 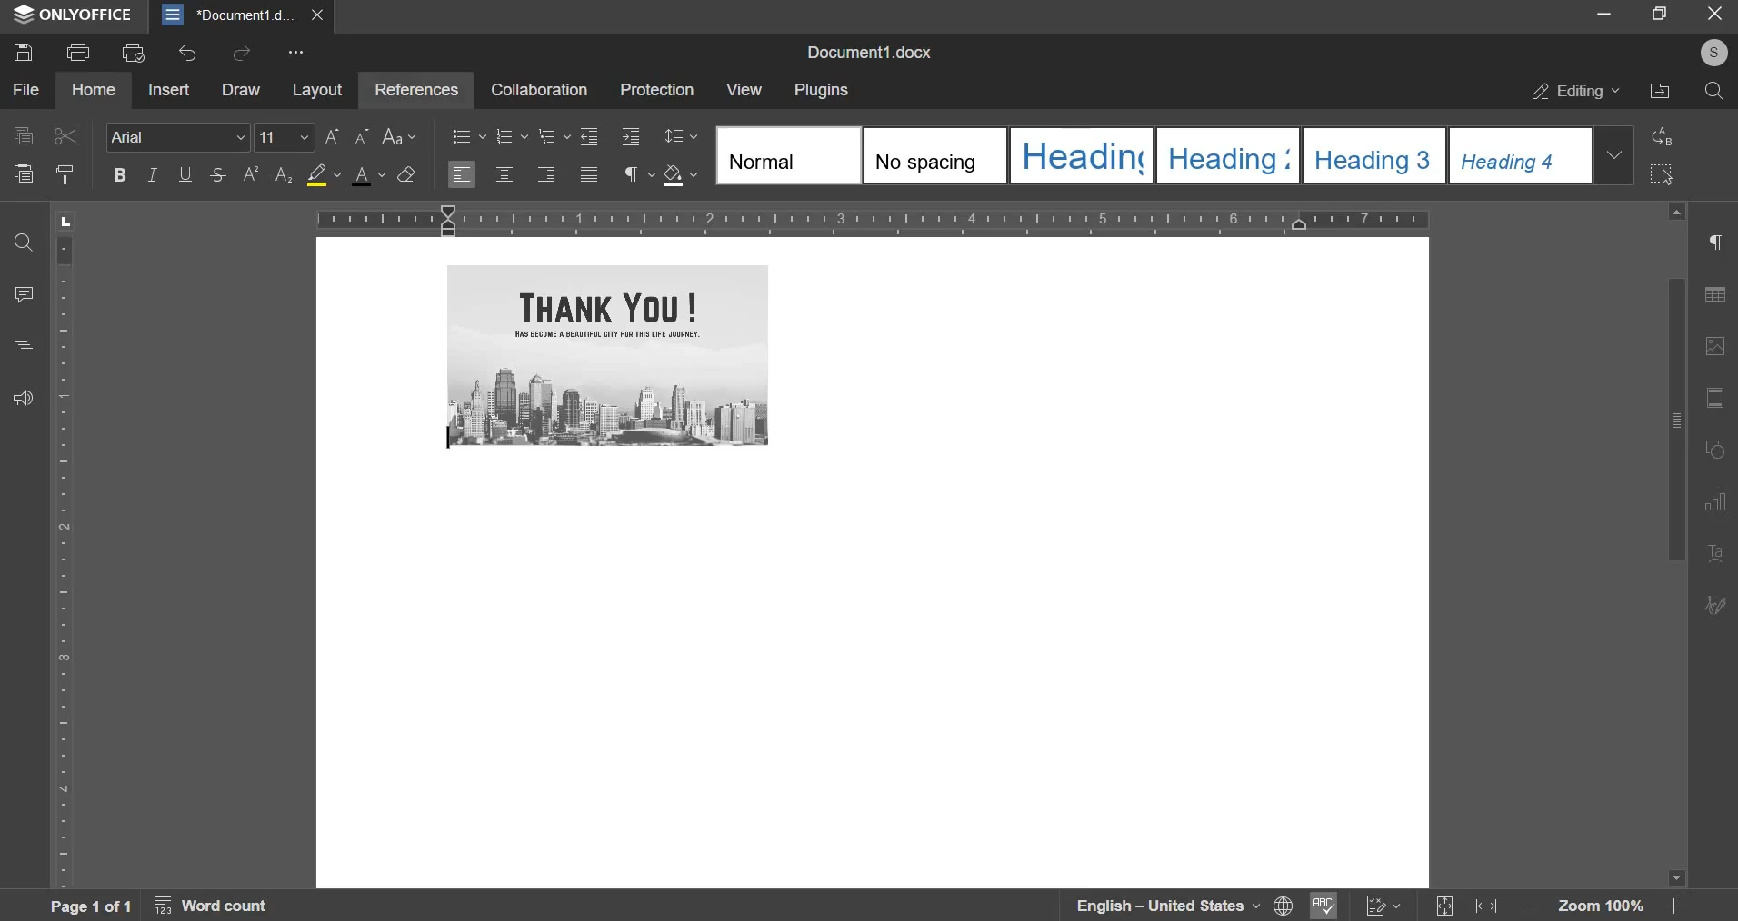 I want to click on right side menu, so click(x=1718, y=244).